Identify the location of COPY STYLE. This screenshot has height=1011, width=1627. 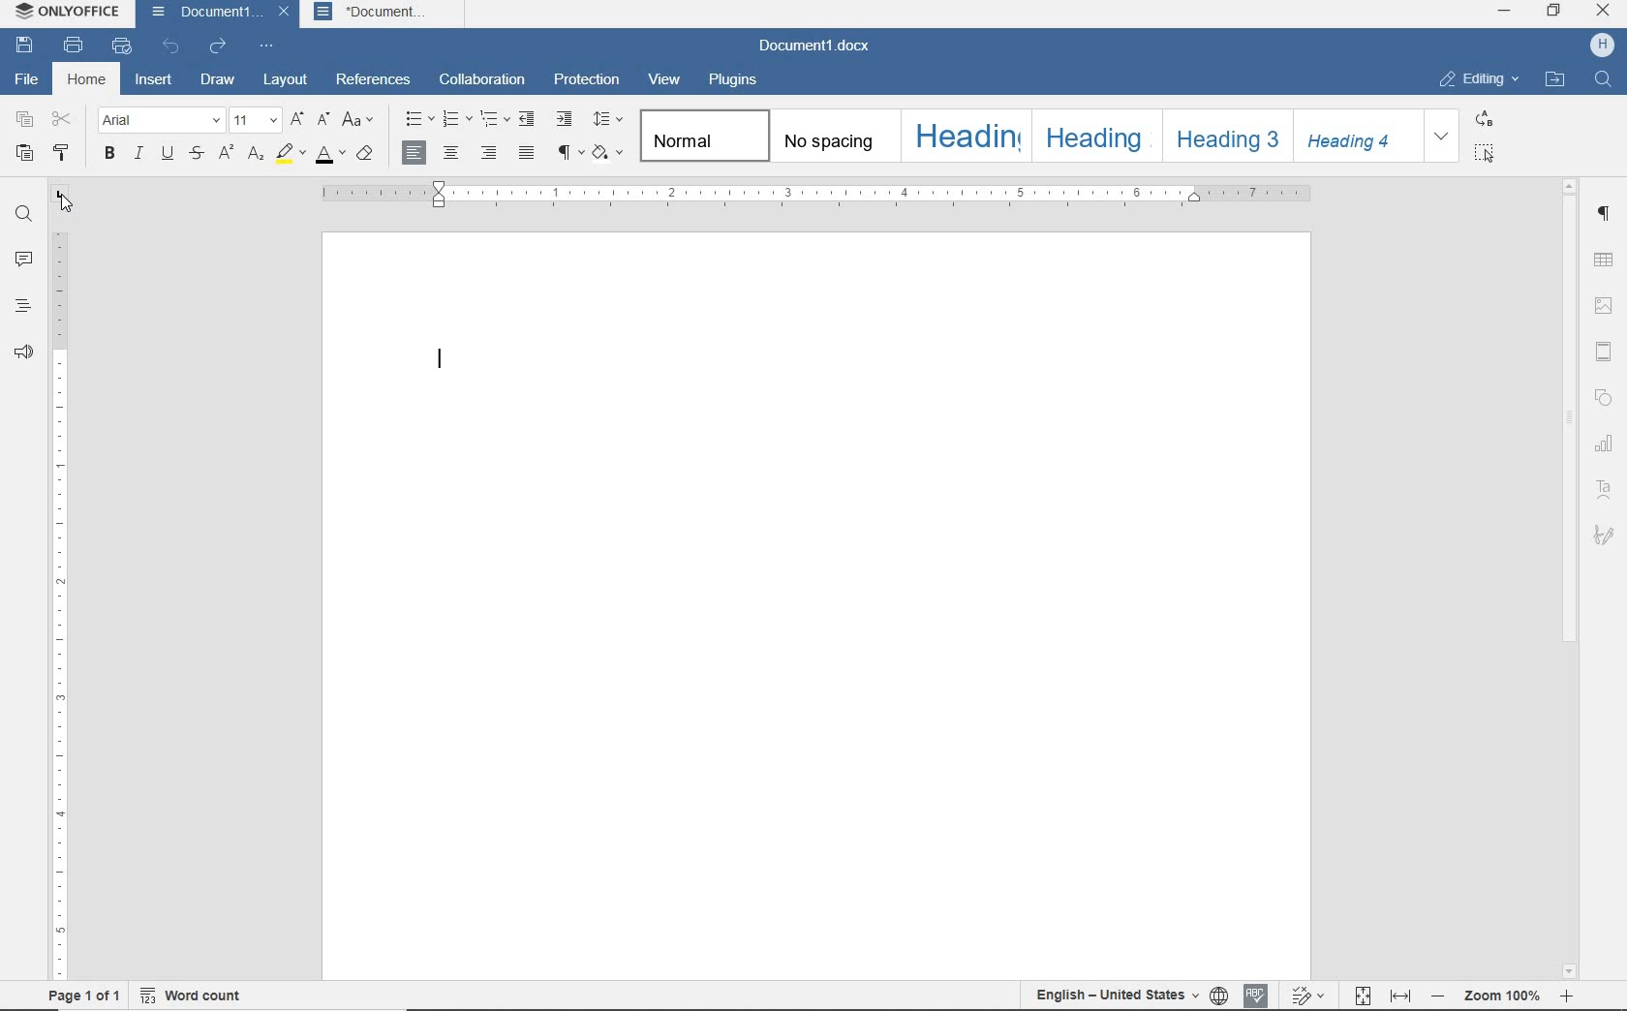
(61, 153).